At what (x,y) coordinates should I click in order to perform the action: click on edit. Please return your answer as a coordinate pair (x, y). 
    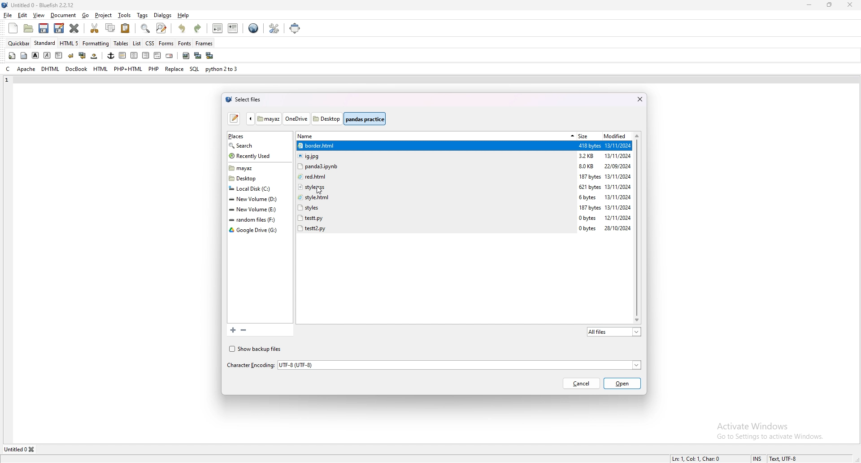
    Looking at the image, I should click on (22, 16).